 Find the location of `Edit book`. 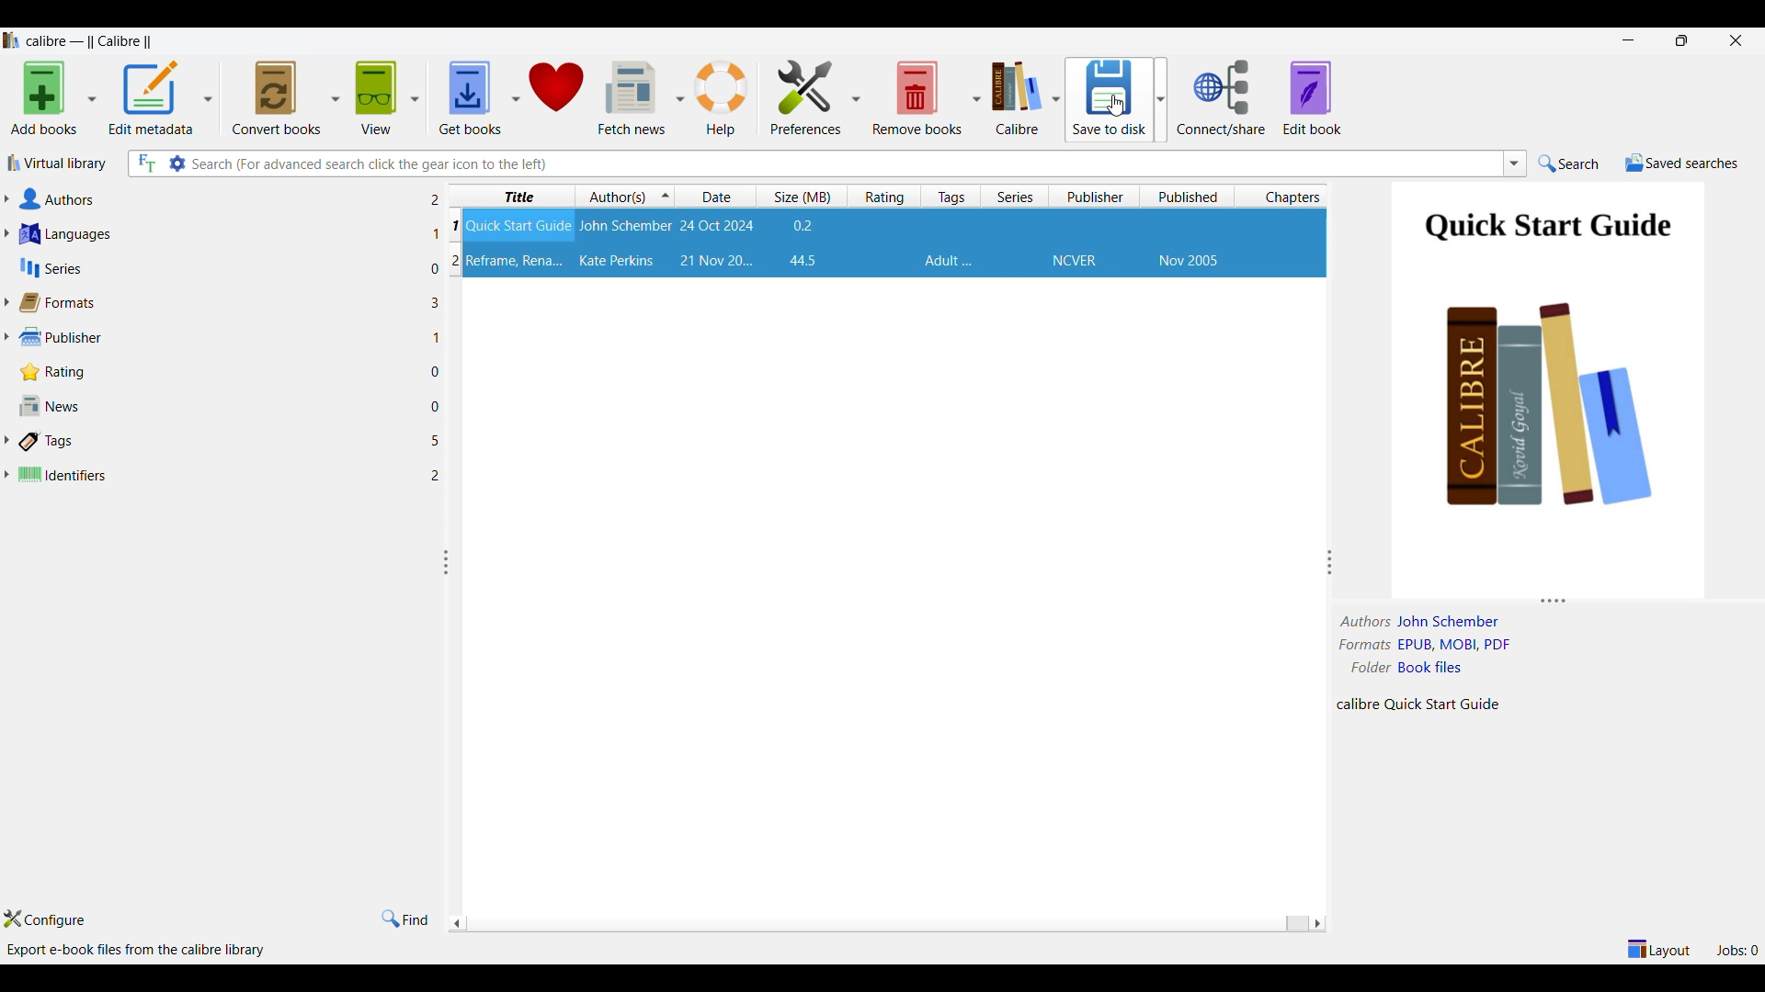

Edit book is located at coordinates (1313, 97).